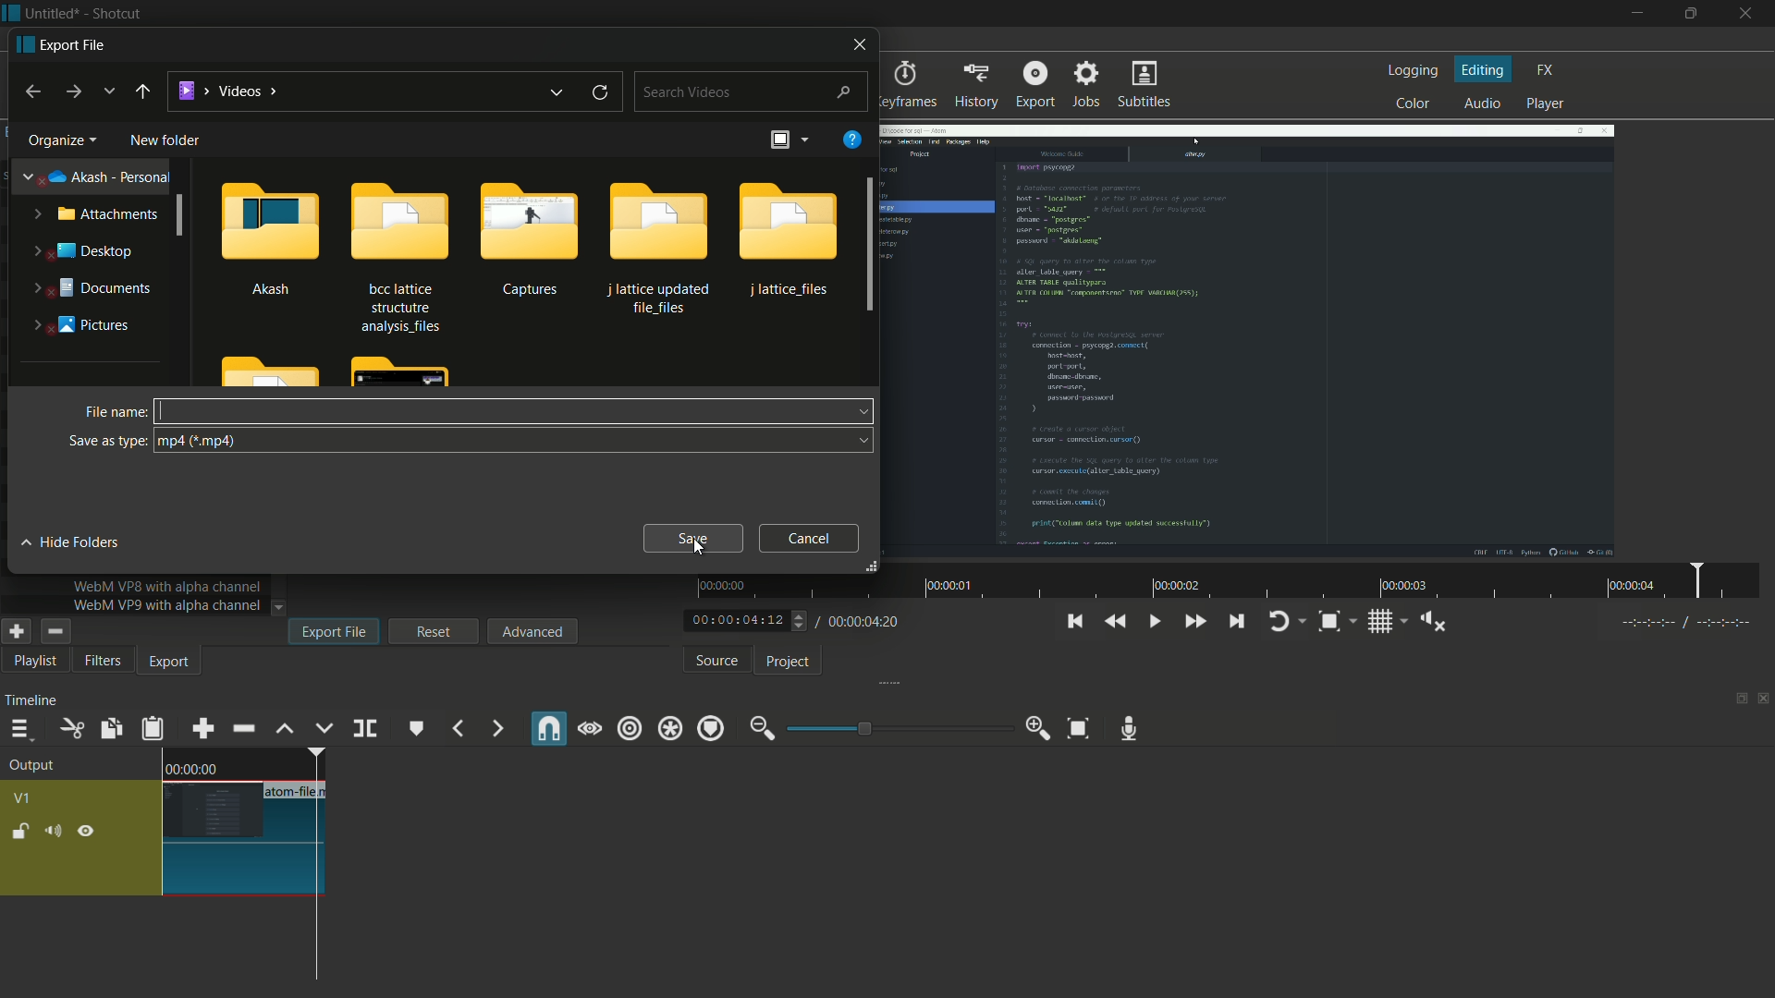 Image resolution: width=1775 pixels, height=998 pixels. I want to click on player, so click(1546, 103).